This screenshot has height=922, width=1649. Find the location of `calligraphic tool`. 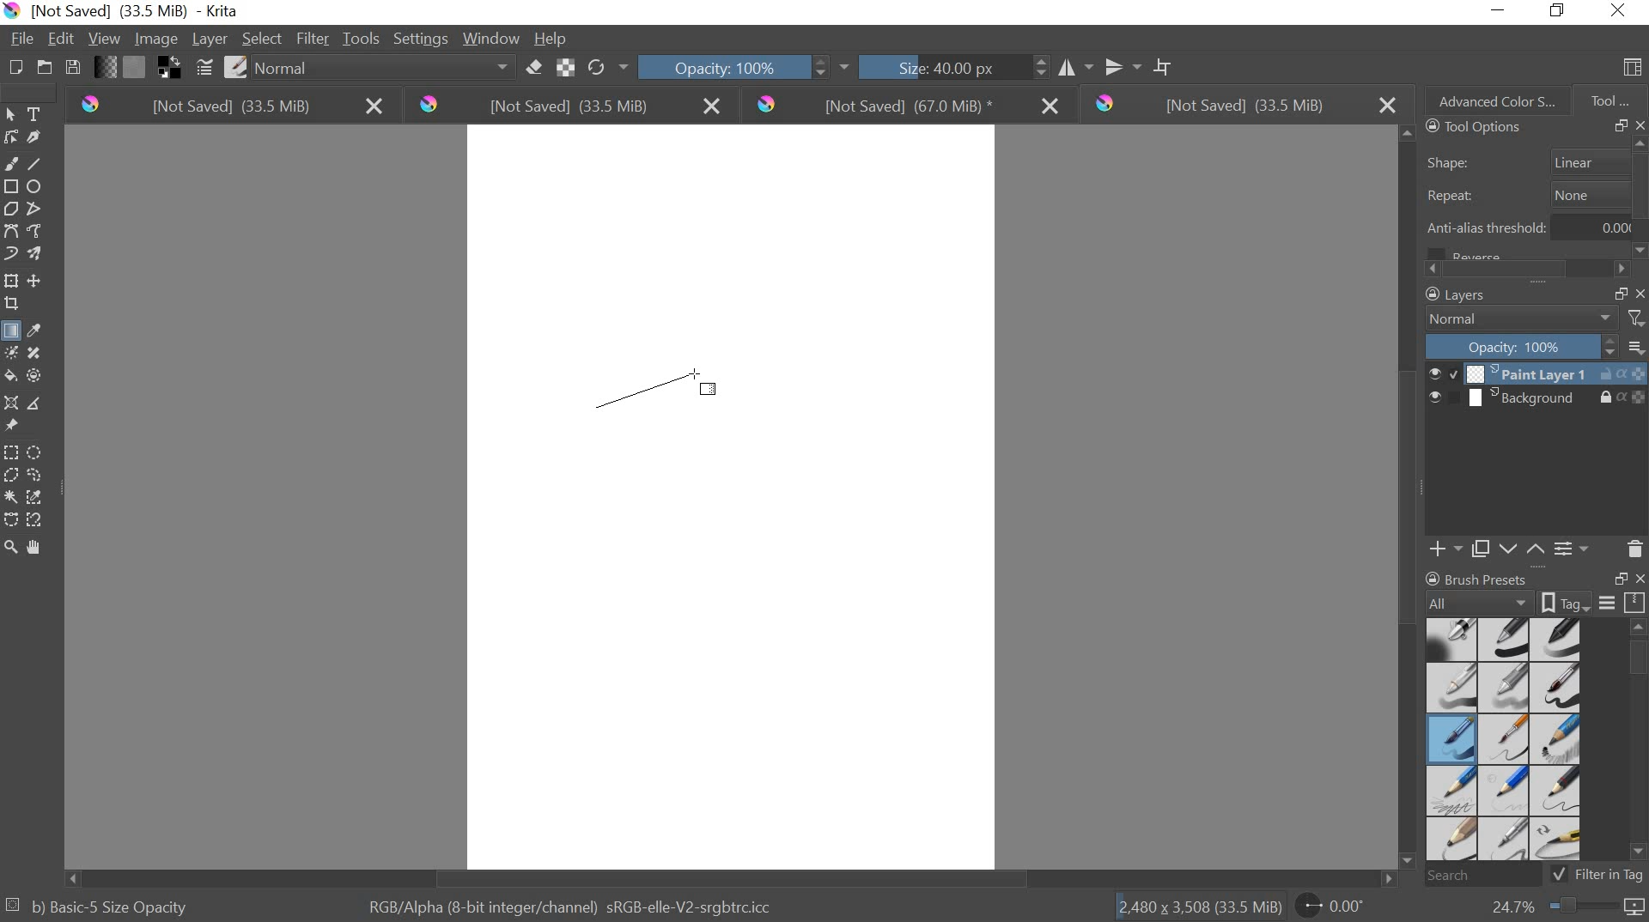

calligraphic tool is located at coordinates (38, 137).